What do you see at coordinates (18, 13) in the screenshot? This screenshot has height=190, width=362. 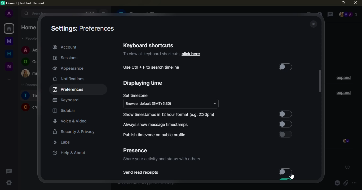 I see `expand` at bounding box center [18, 13].